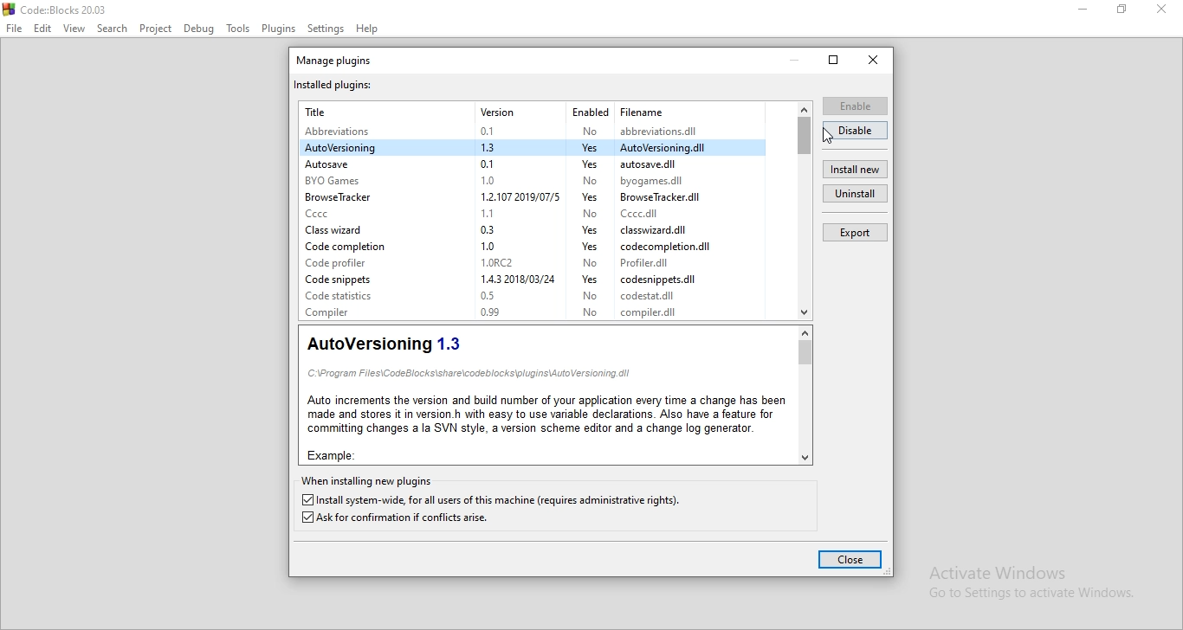 This screenshot has width=1183, height=630. Describe the element at coordinates (338, 60) in the screenshot. I see `manage plugins` at that location.